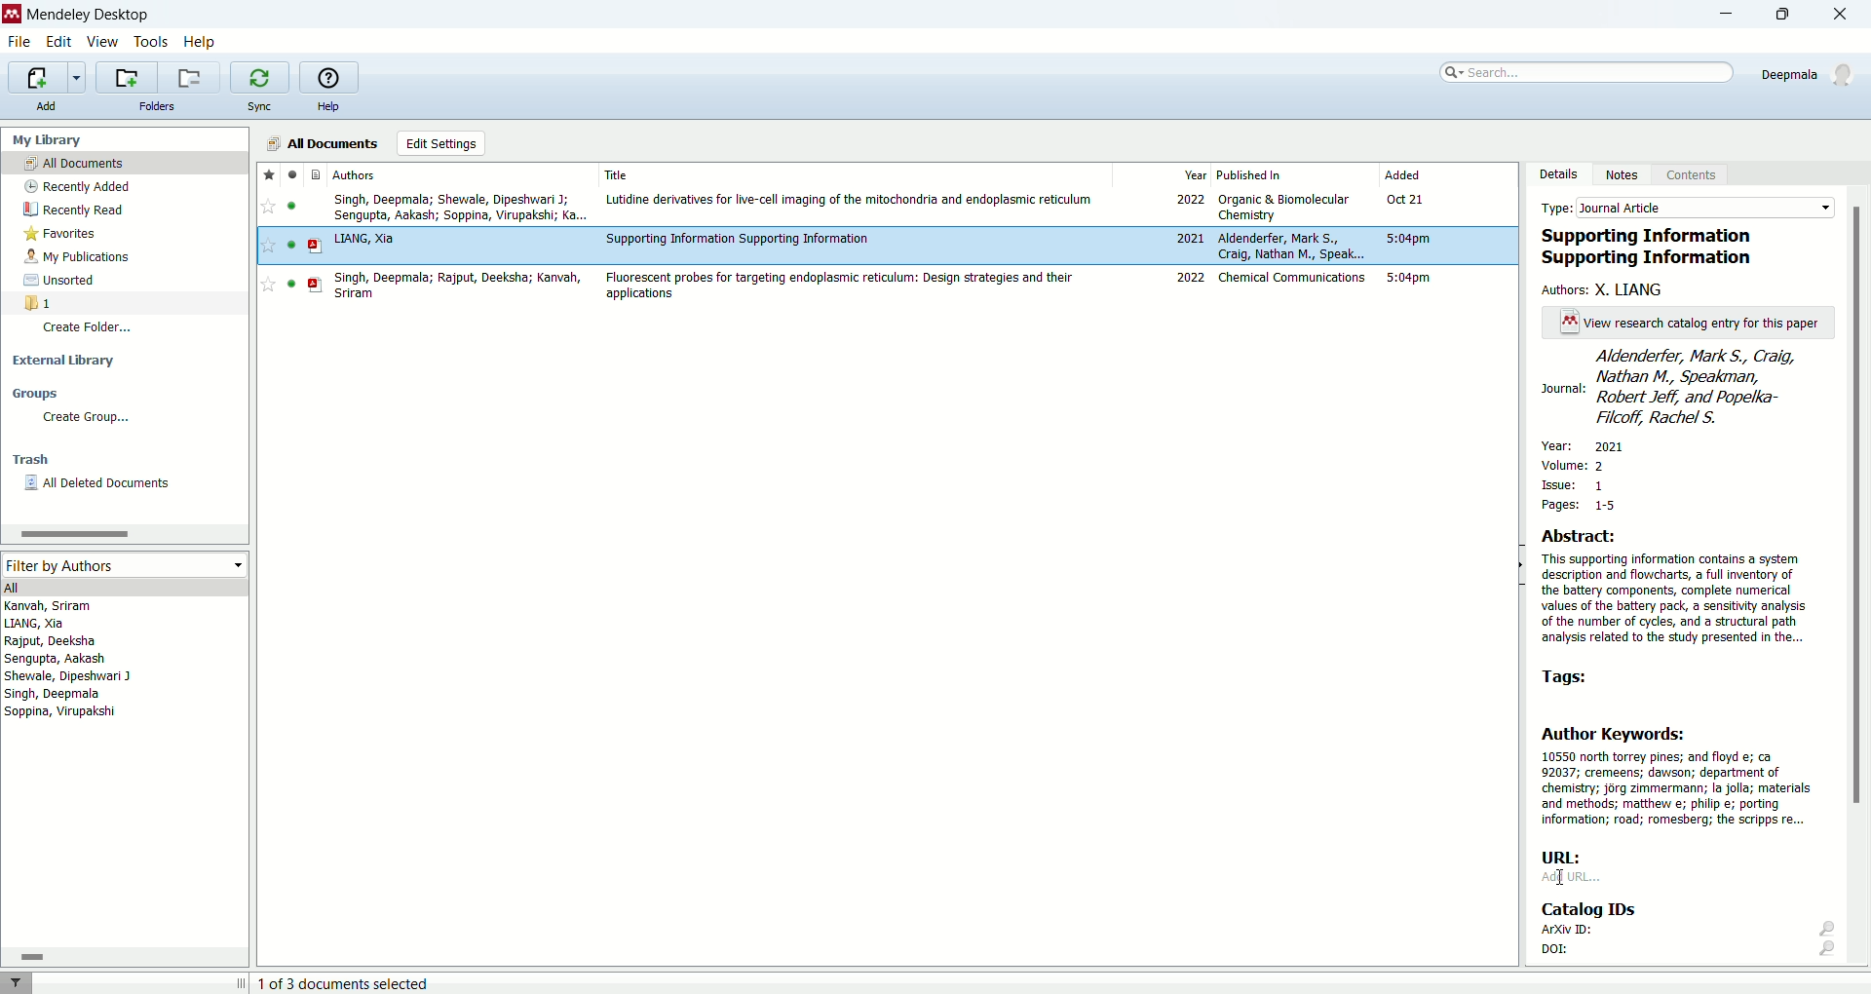  Describe the element at coordinates (324, 142) in the screenshot. I see `all documents` at that location.